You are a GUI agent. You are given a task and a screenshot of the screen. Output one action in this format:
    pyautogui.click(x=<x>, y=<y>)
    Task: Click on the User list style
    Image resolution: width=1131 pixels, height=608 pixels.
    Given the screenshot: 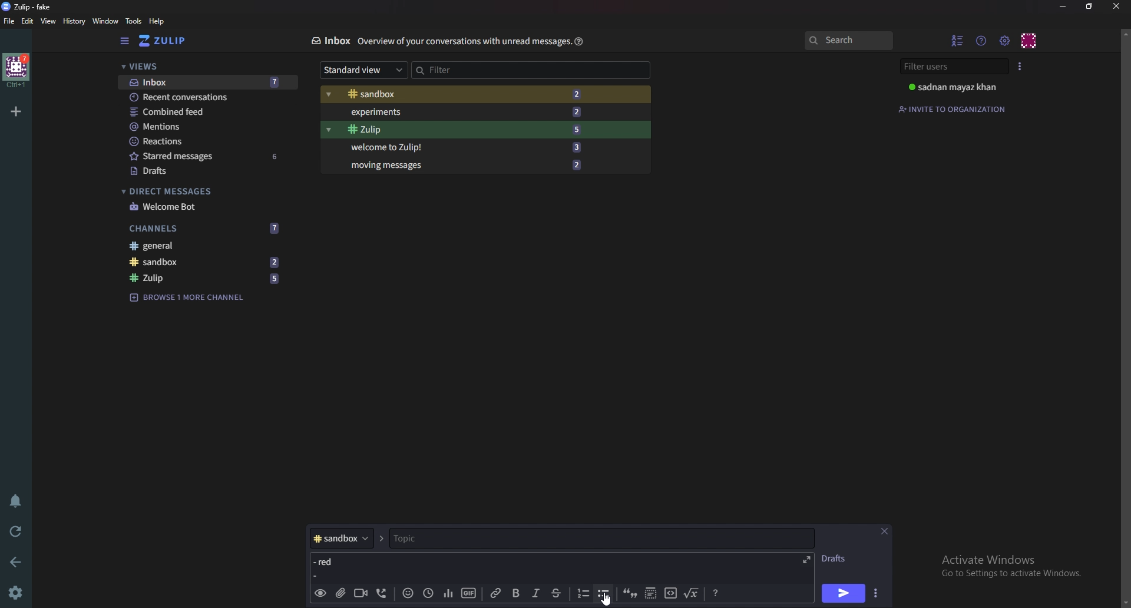 What is the action you would take?
    pyautogui.click(x=1020, y=66)
    